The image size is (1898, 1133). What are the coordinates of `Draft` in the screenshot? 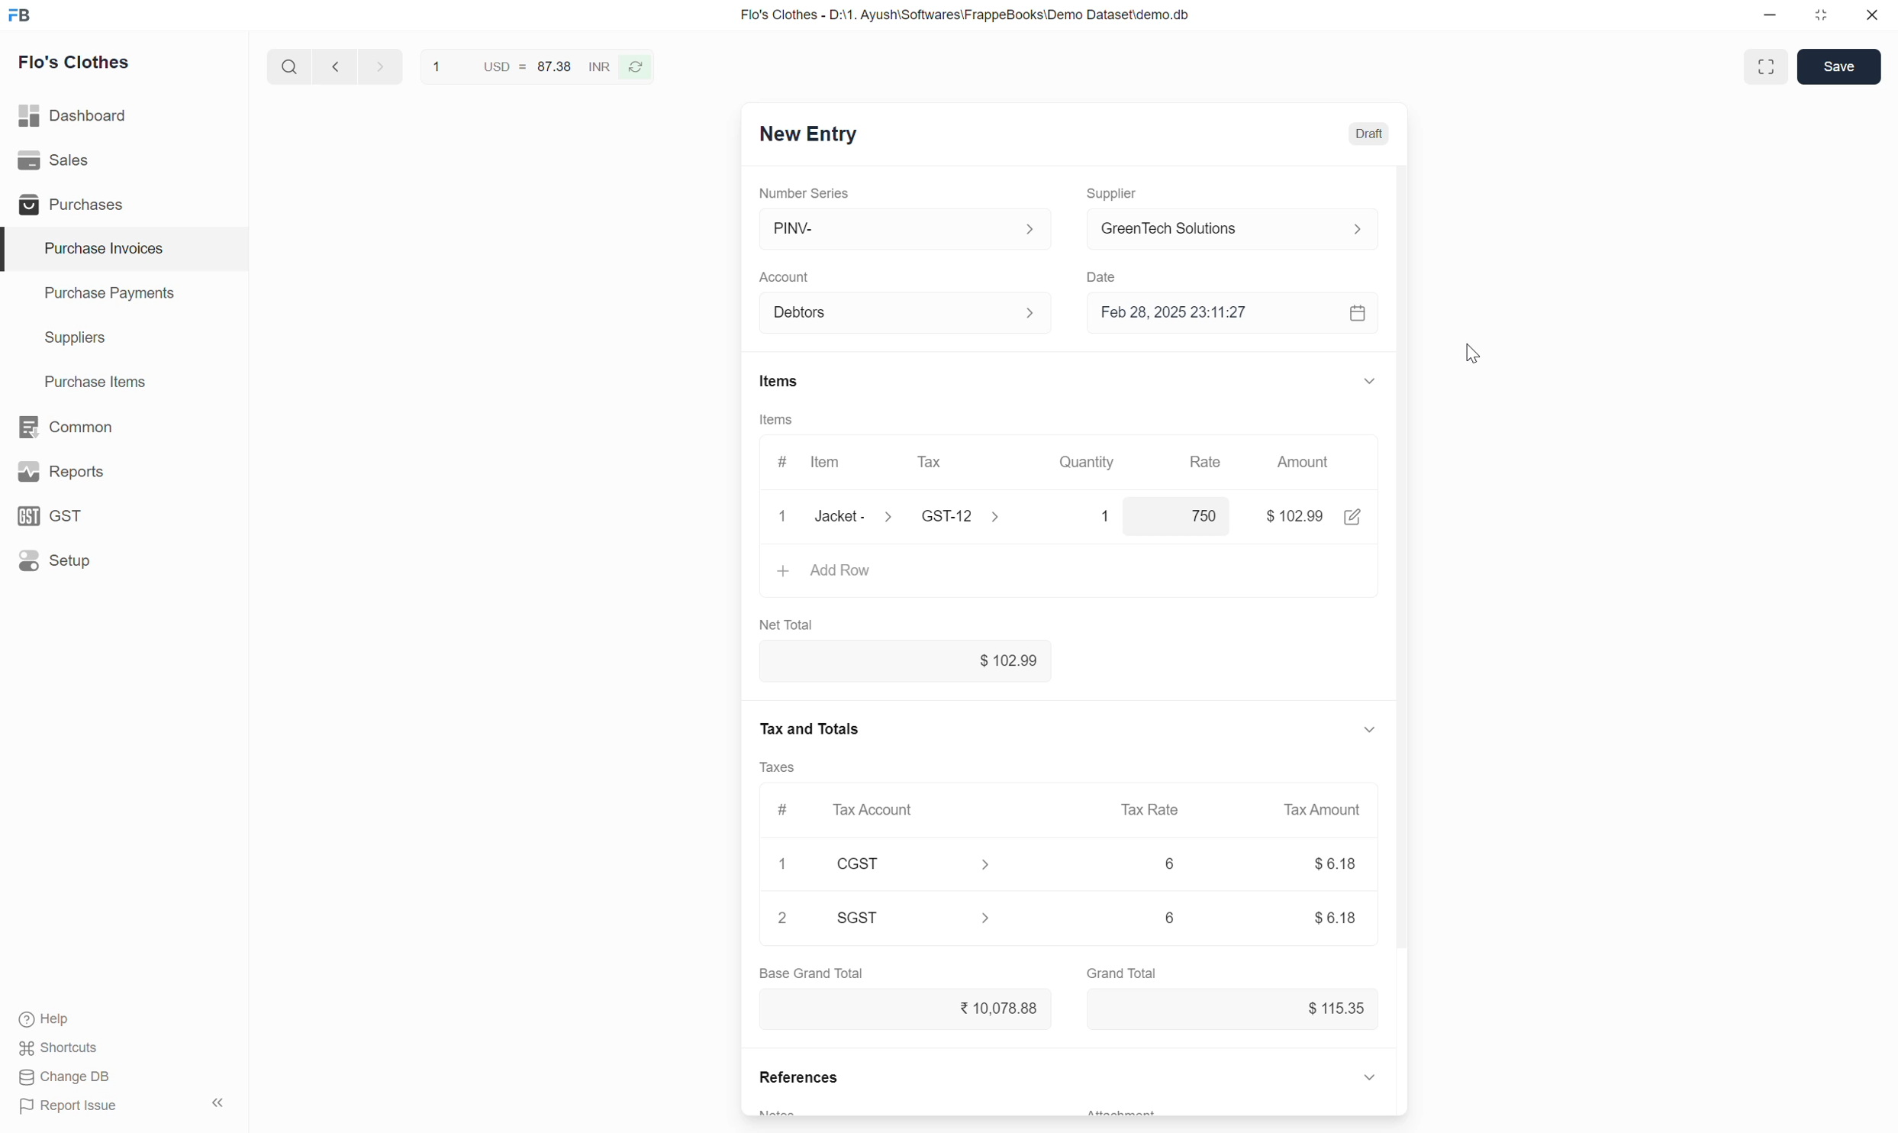 It's located at (1369, 134).